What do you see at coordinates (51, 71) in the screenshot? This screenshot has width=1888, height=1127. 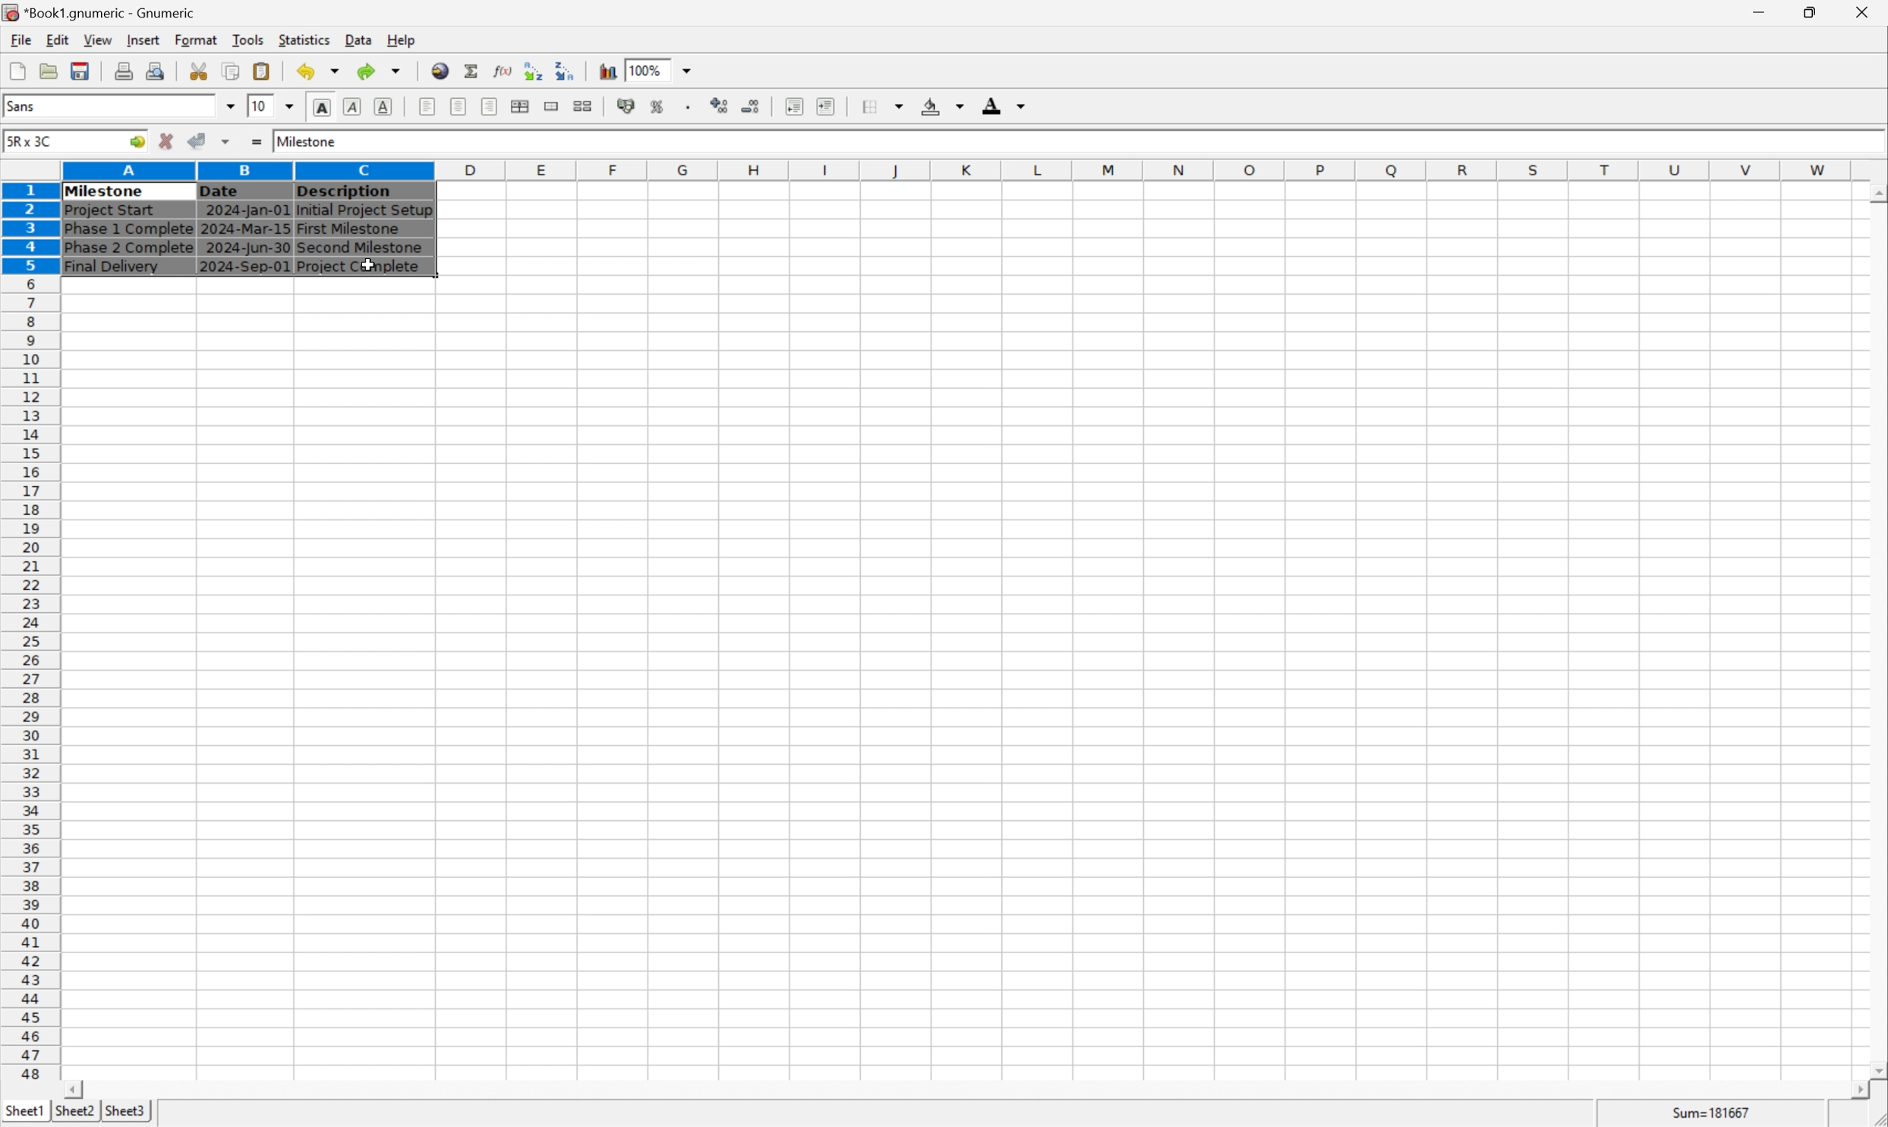 I see `open a file` at bounding box center [51, 71].